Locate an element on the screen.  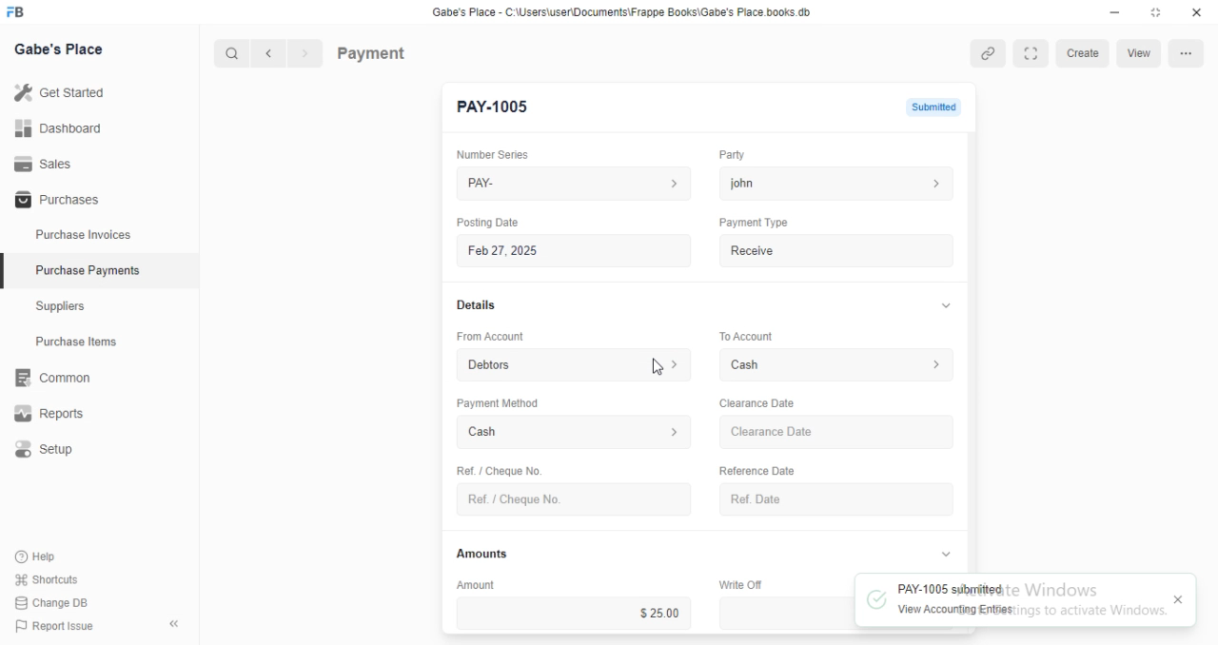
fit to window is located at coordinates (1032, 52).